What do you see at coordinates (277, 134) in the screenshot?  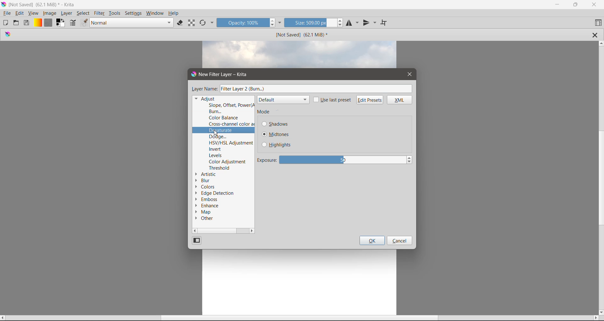 I see `Midtones` at bounding box center [277, 134].